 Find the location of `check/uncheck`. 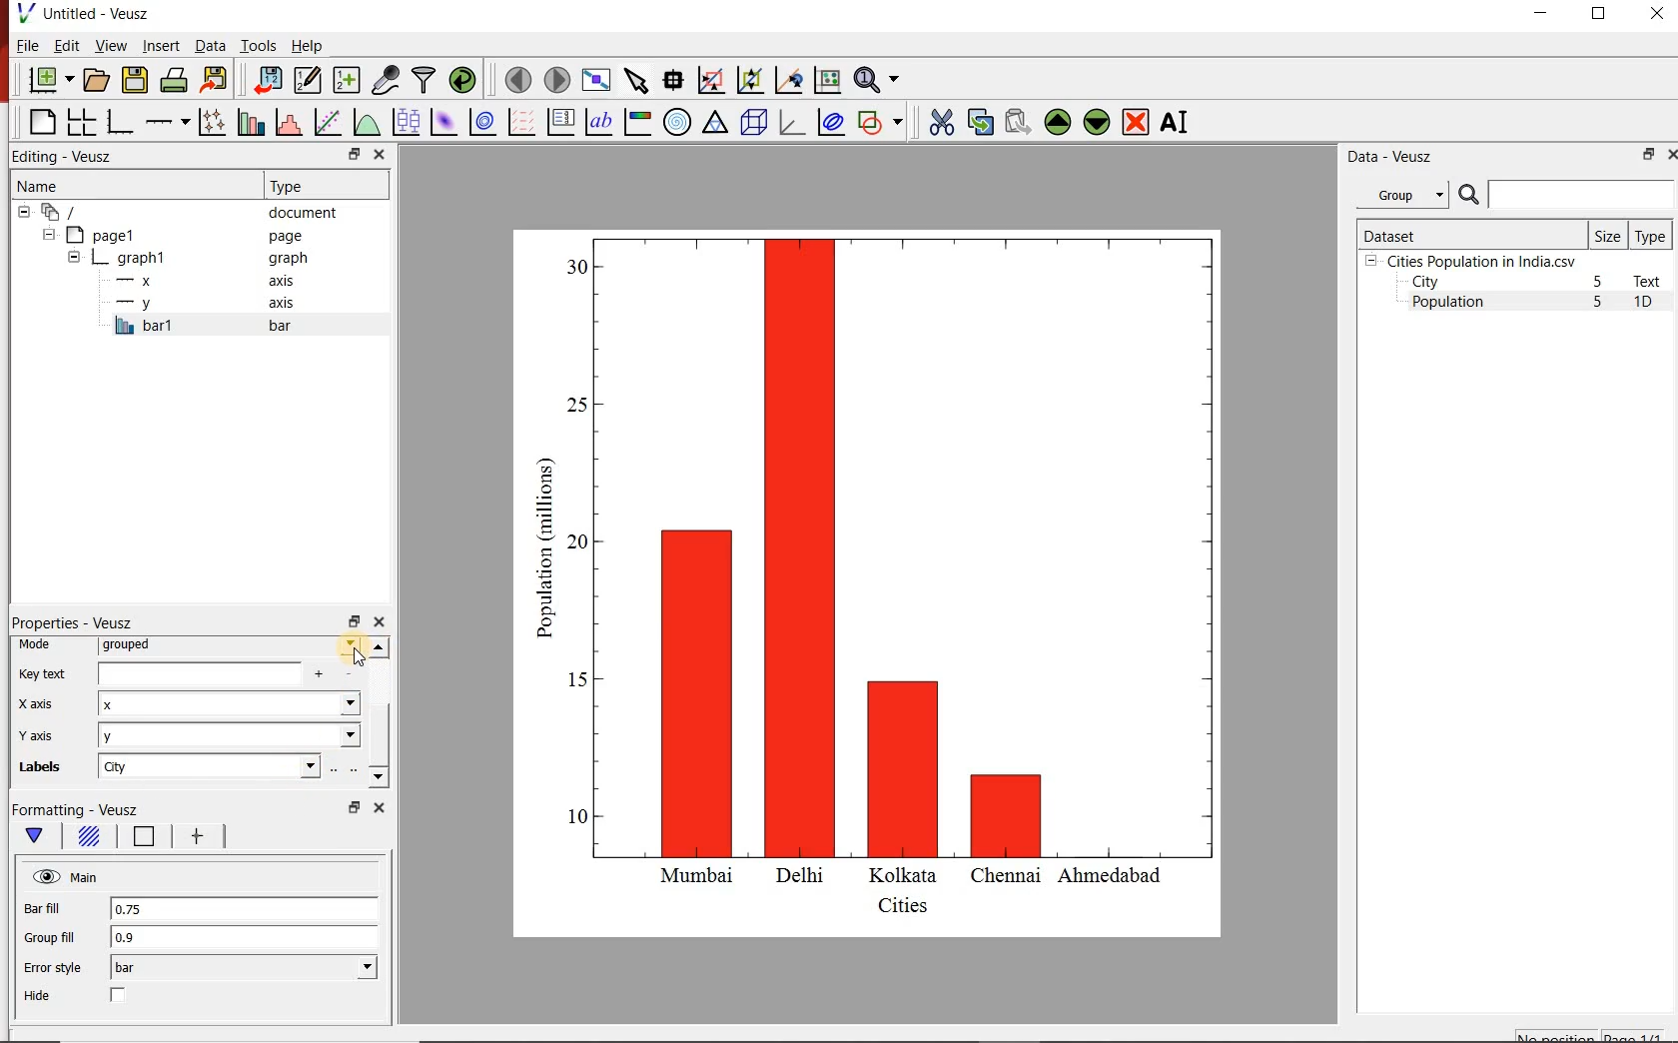

check/uncheck is located at coordinates (119, 997).